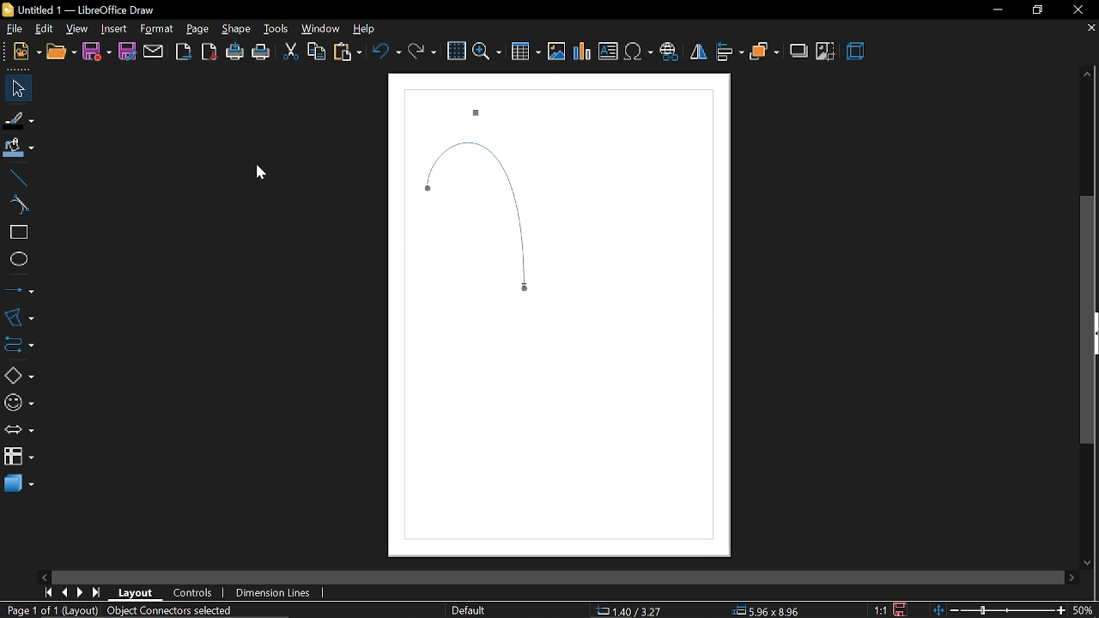 The width and height of the screenshot is (1099, 618). What do you see at coordinates (798, 51) in the screenshot?
I see `shadow` at bounding box center [798, 51].